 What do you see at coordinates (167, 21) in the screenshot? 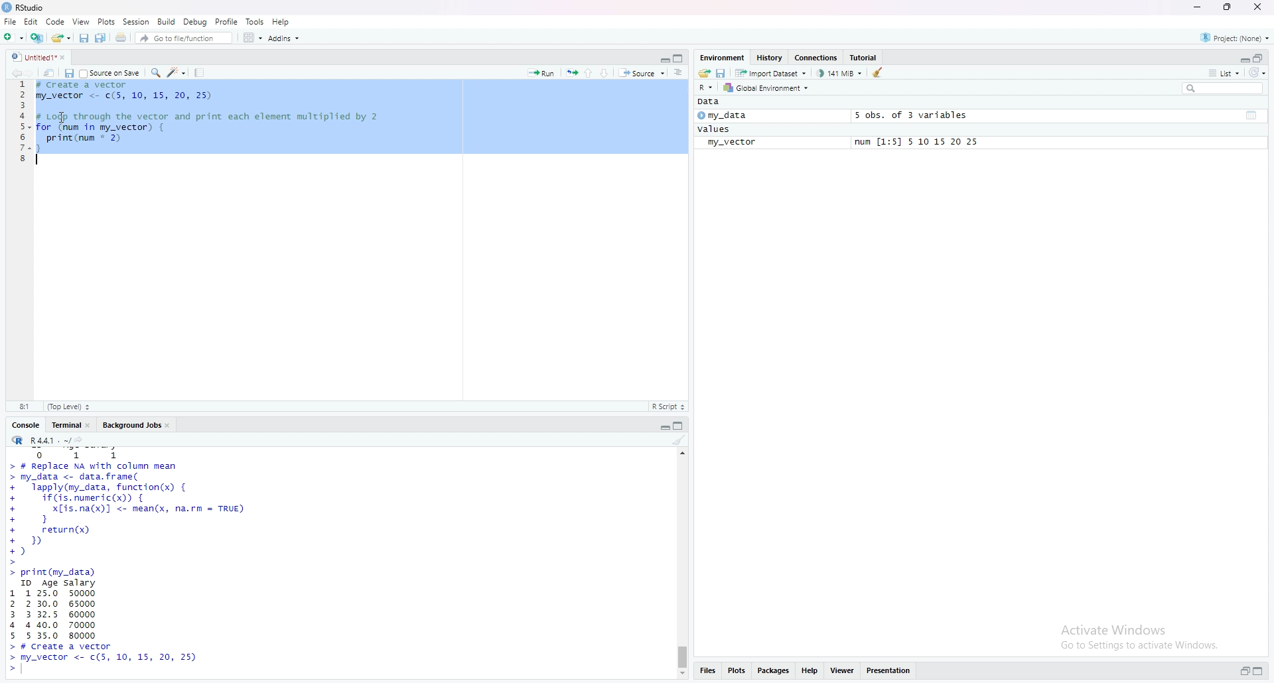
I see `build` at bounding box center [167, 21].